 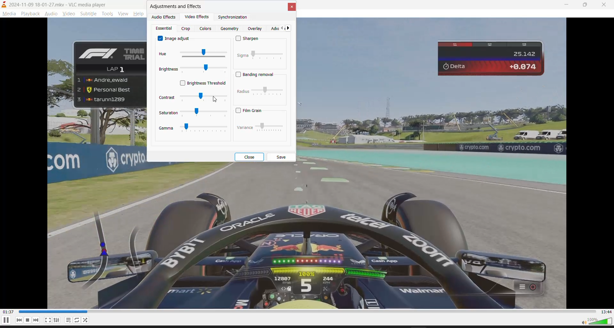 What do you see at coordinates (172, 39) in the screenshot?
I see `image adjust` at bounding box center [172, 39].